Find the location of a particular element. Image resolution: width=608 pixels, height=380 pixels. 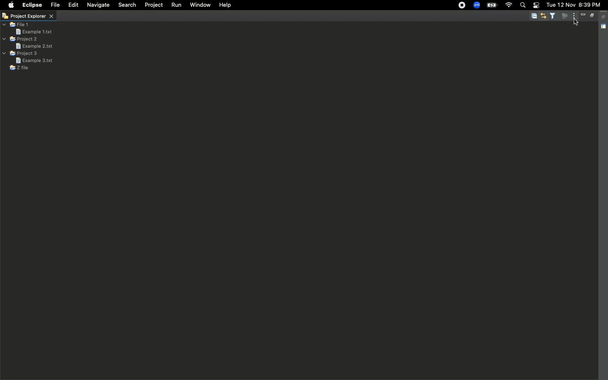

Z file is located at coordinates (19, 68).